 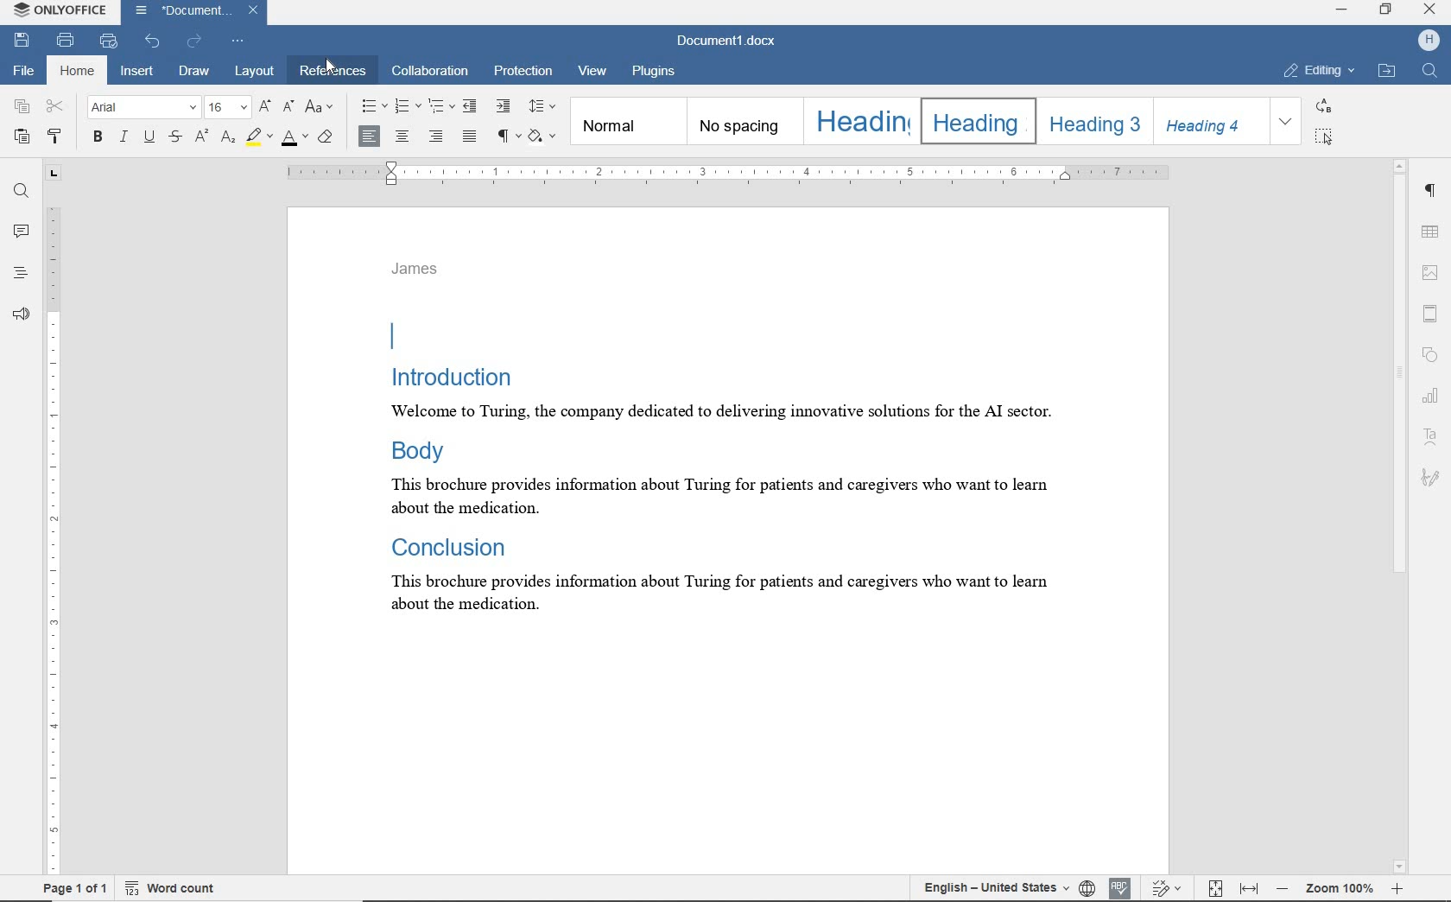 I want to click on increment font size, so click(x=265, y=107).